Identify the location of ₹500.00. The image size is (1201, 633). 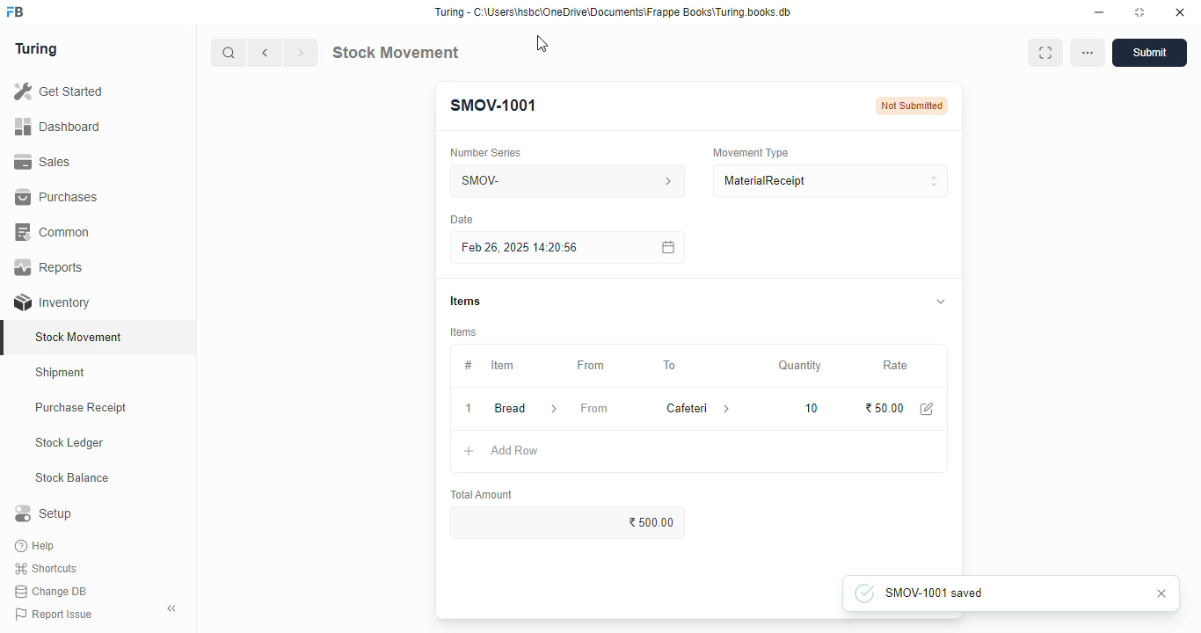
(569, 522).